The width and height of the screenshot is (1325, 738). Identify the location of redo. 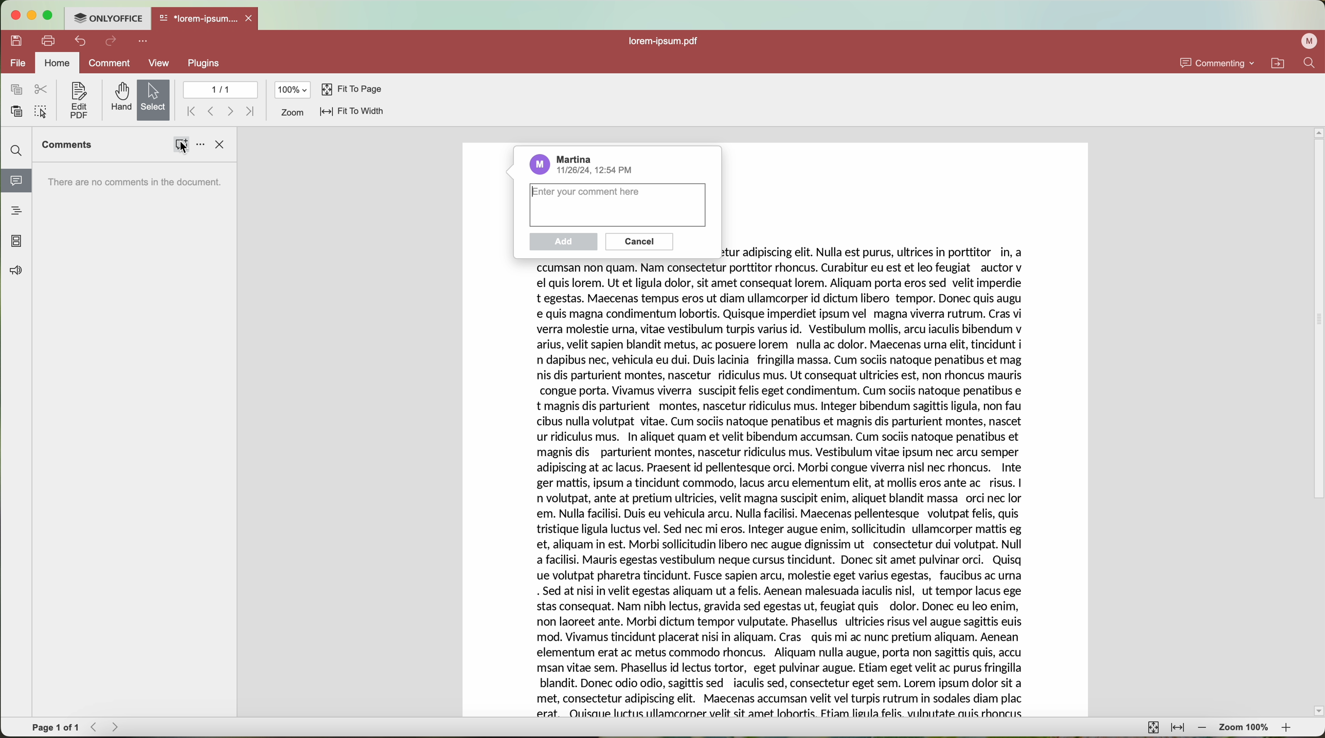
(112, 42).